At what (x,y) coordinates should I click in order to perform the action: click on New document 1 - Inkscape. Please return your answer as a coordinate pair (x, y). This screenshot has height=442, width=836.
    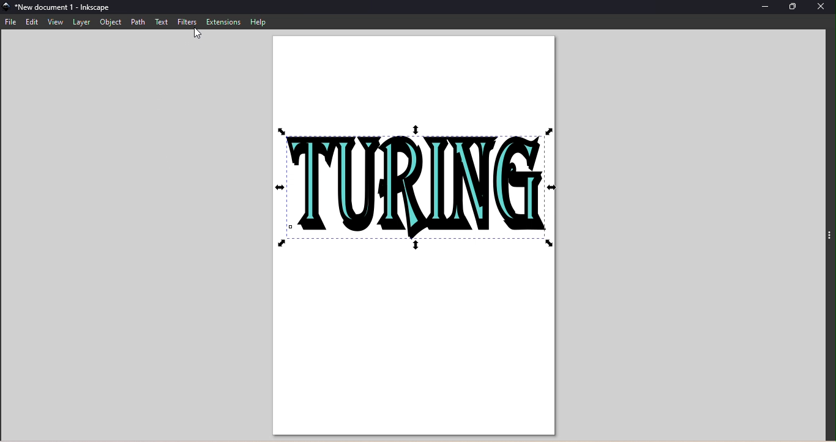
    Looking at the image, I should click on (69, 7).